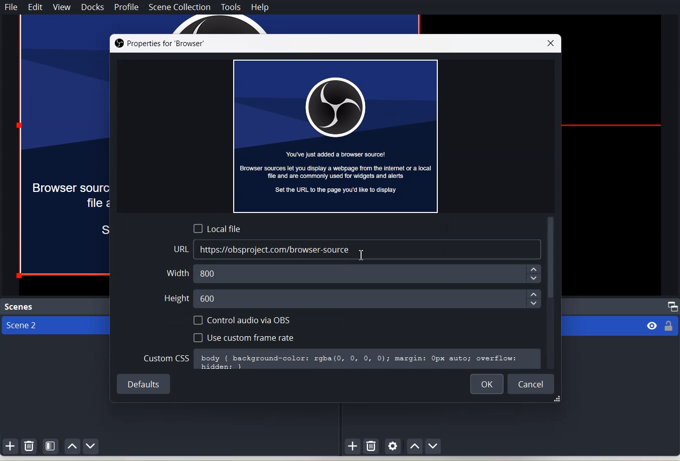  Describe the element at coordinates (670, 325) in the screenshot. I see `locked or unlocked` at that location.